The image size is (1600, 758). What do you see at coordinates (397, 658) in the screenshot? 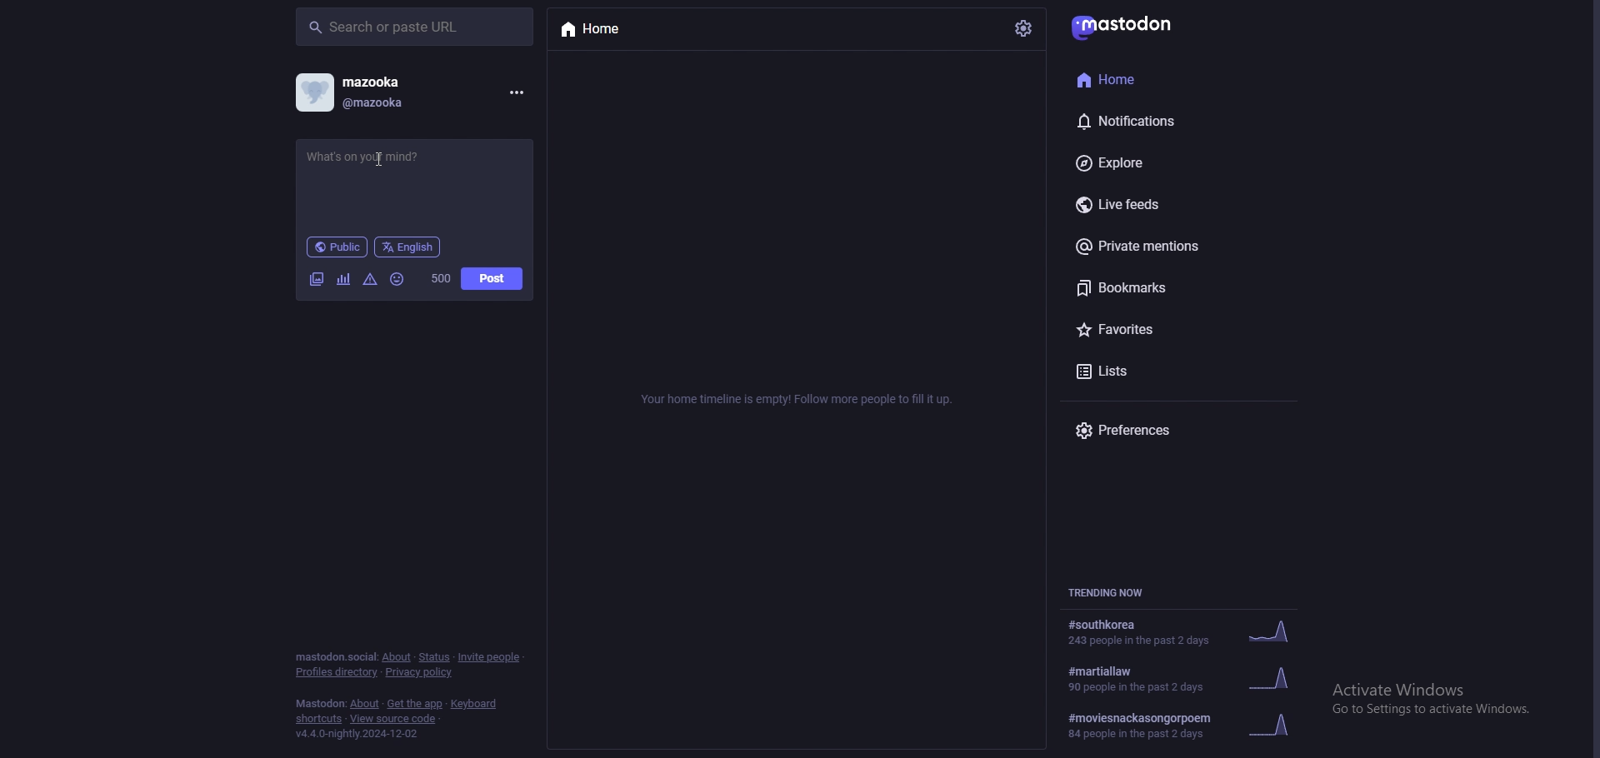
I see `about` at bounding box center [397, 658].